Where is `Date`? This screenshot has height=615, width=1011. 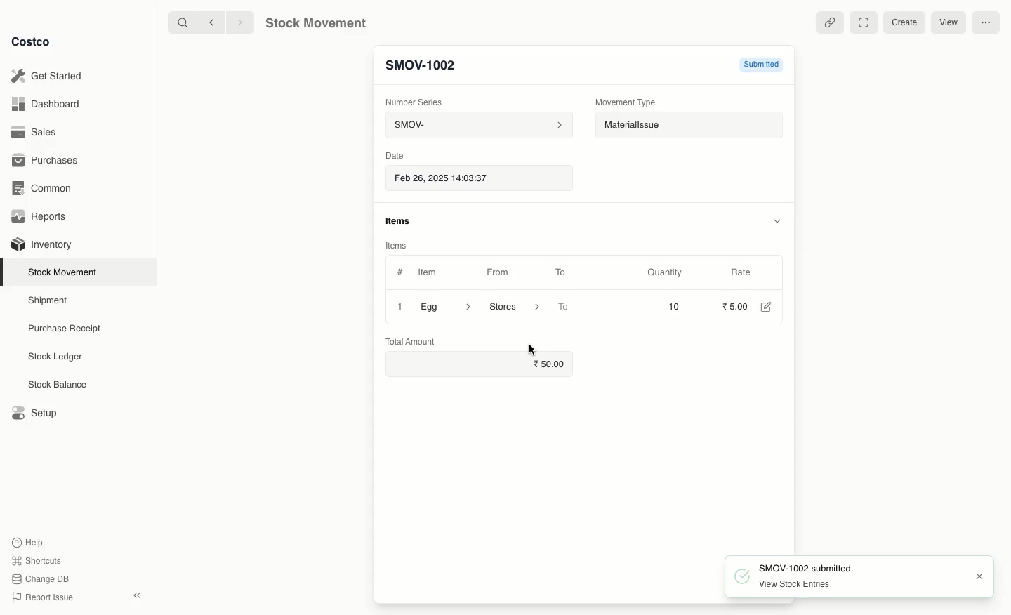
Date is located at coordinates (394, 155).